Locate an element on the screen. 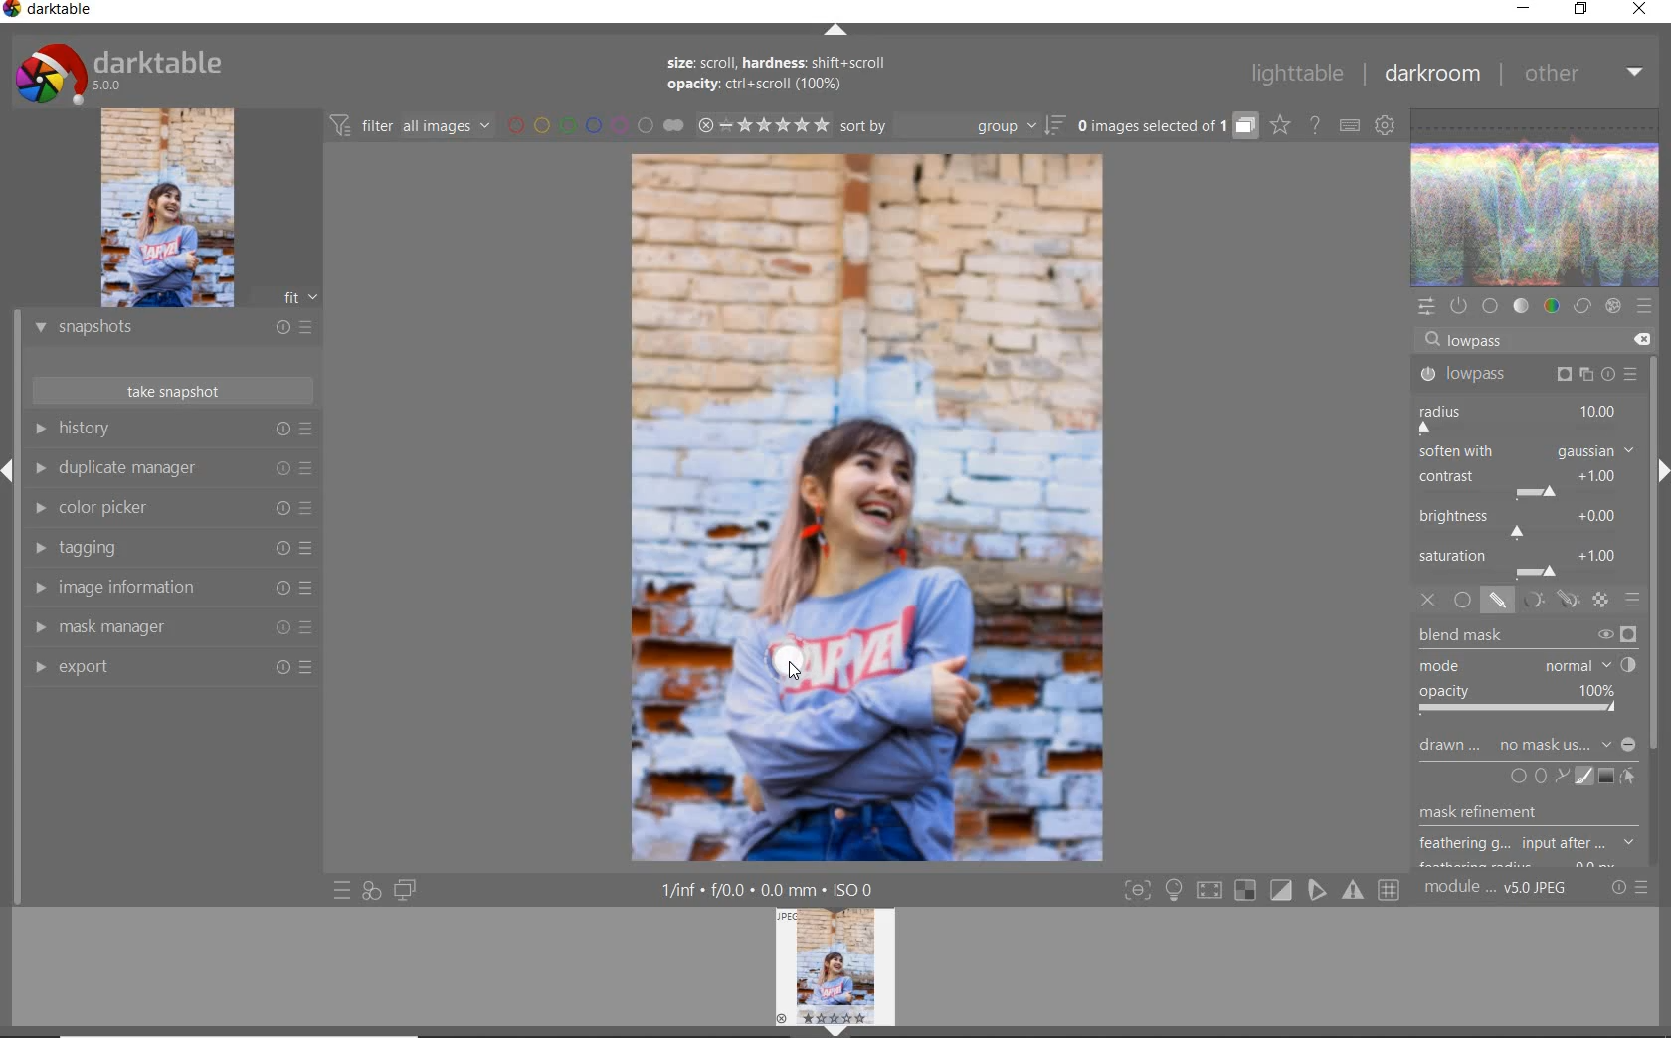  feathering g... is located at coordinates (1530, 844).